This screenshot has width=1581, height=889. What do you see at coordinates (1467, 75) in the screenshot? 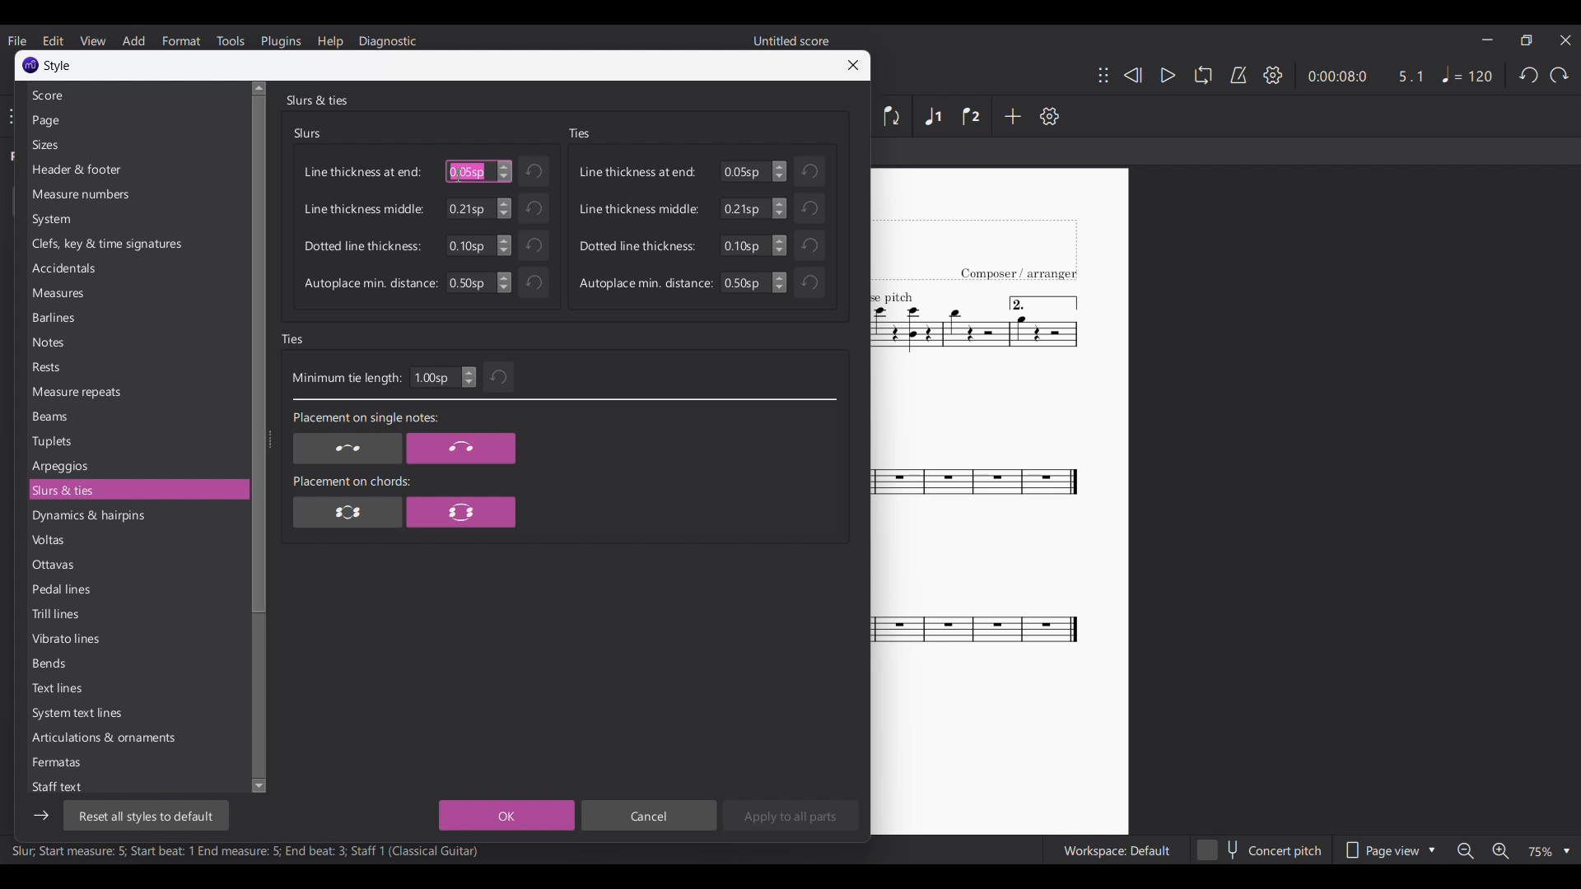
I see `Tempo` at bounding box center [1467, 75].